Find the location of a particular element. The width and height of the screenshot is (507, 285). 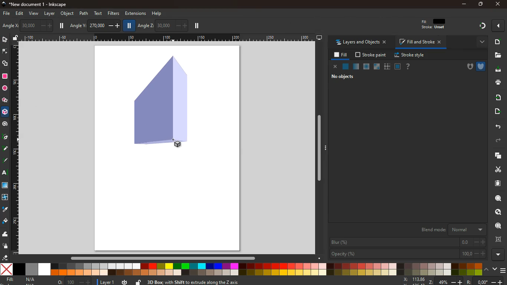

Expand is located at coordinates (326, 147).